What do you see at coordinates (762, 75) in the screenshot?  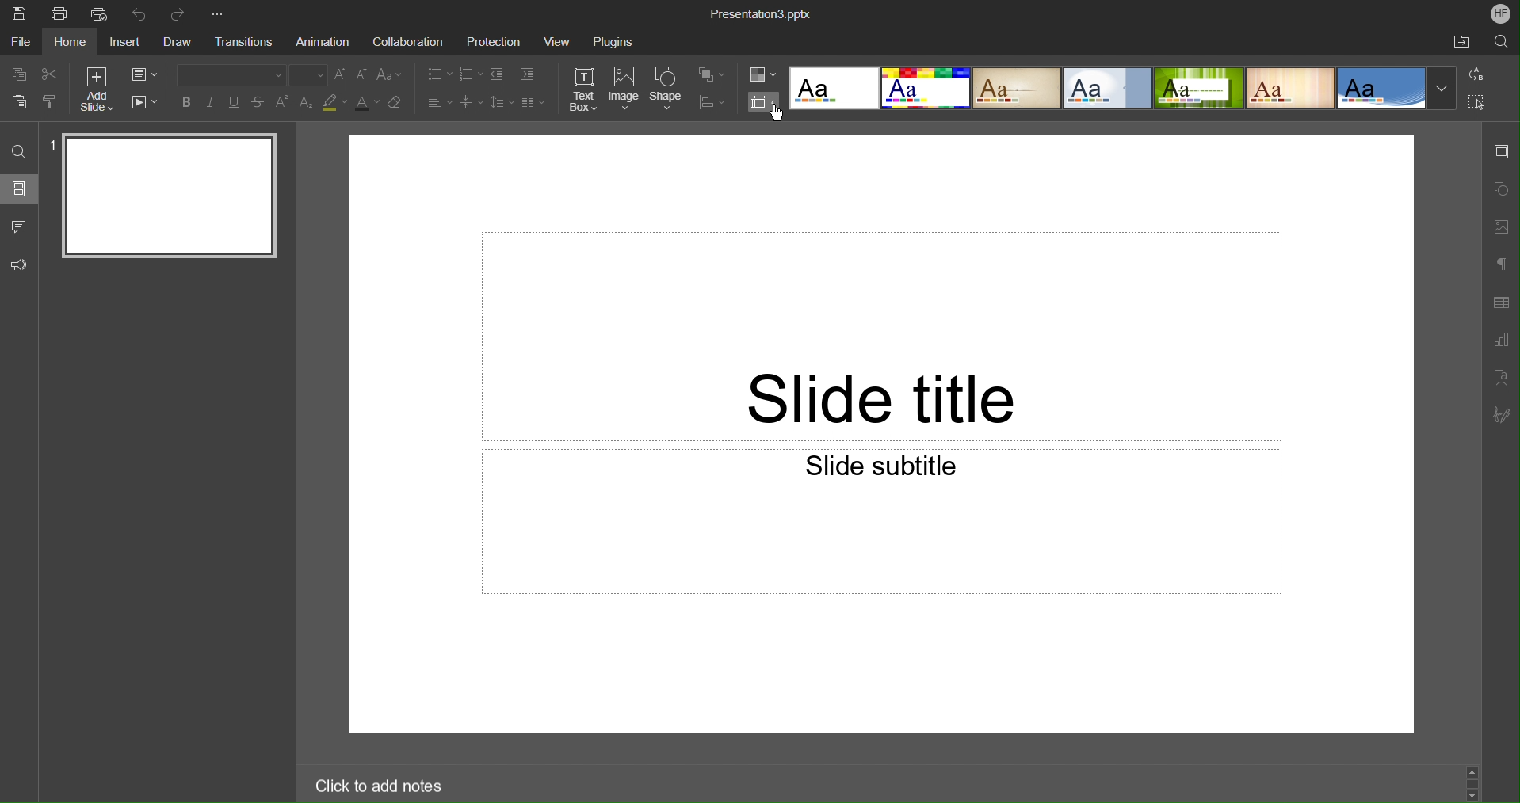 I see `Change Color Themes` at bounding box center [762, 75].